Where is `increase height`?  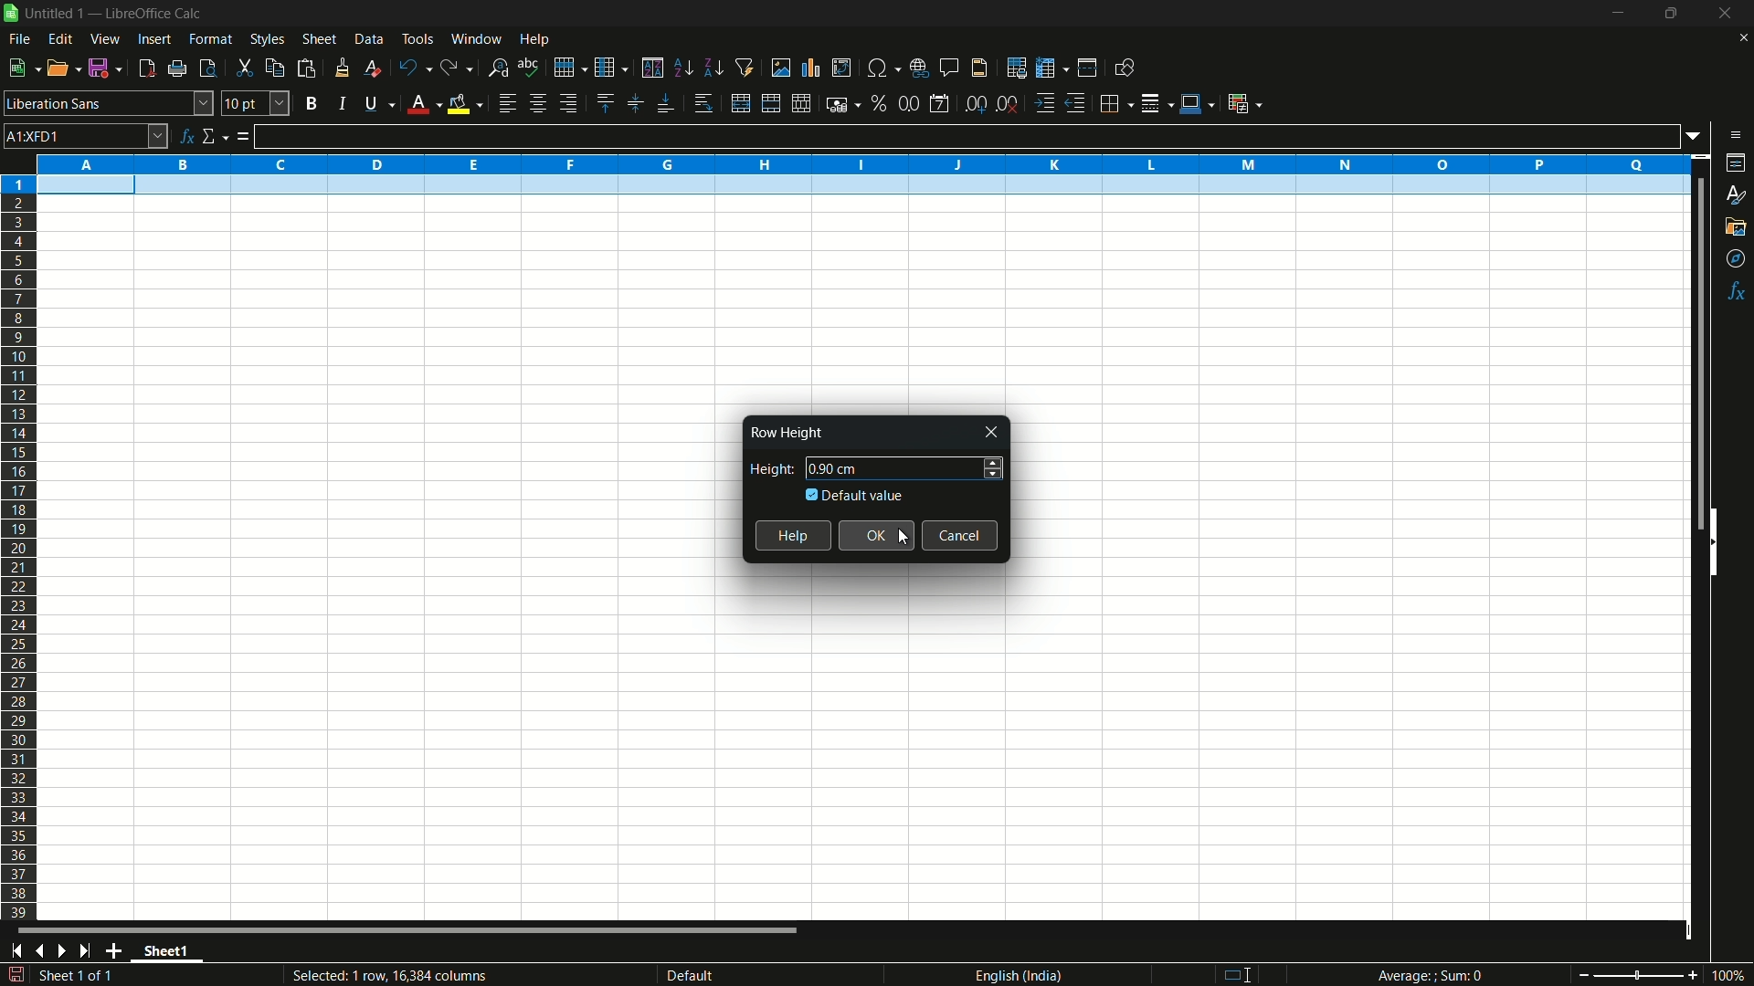 increase height is located at coordinates (994, 460).